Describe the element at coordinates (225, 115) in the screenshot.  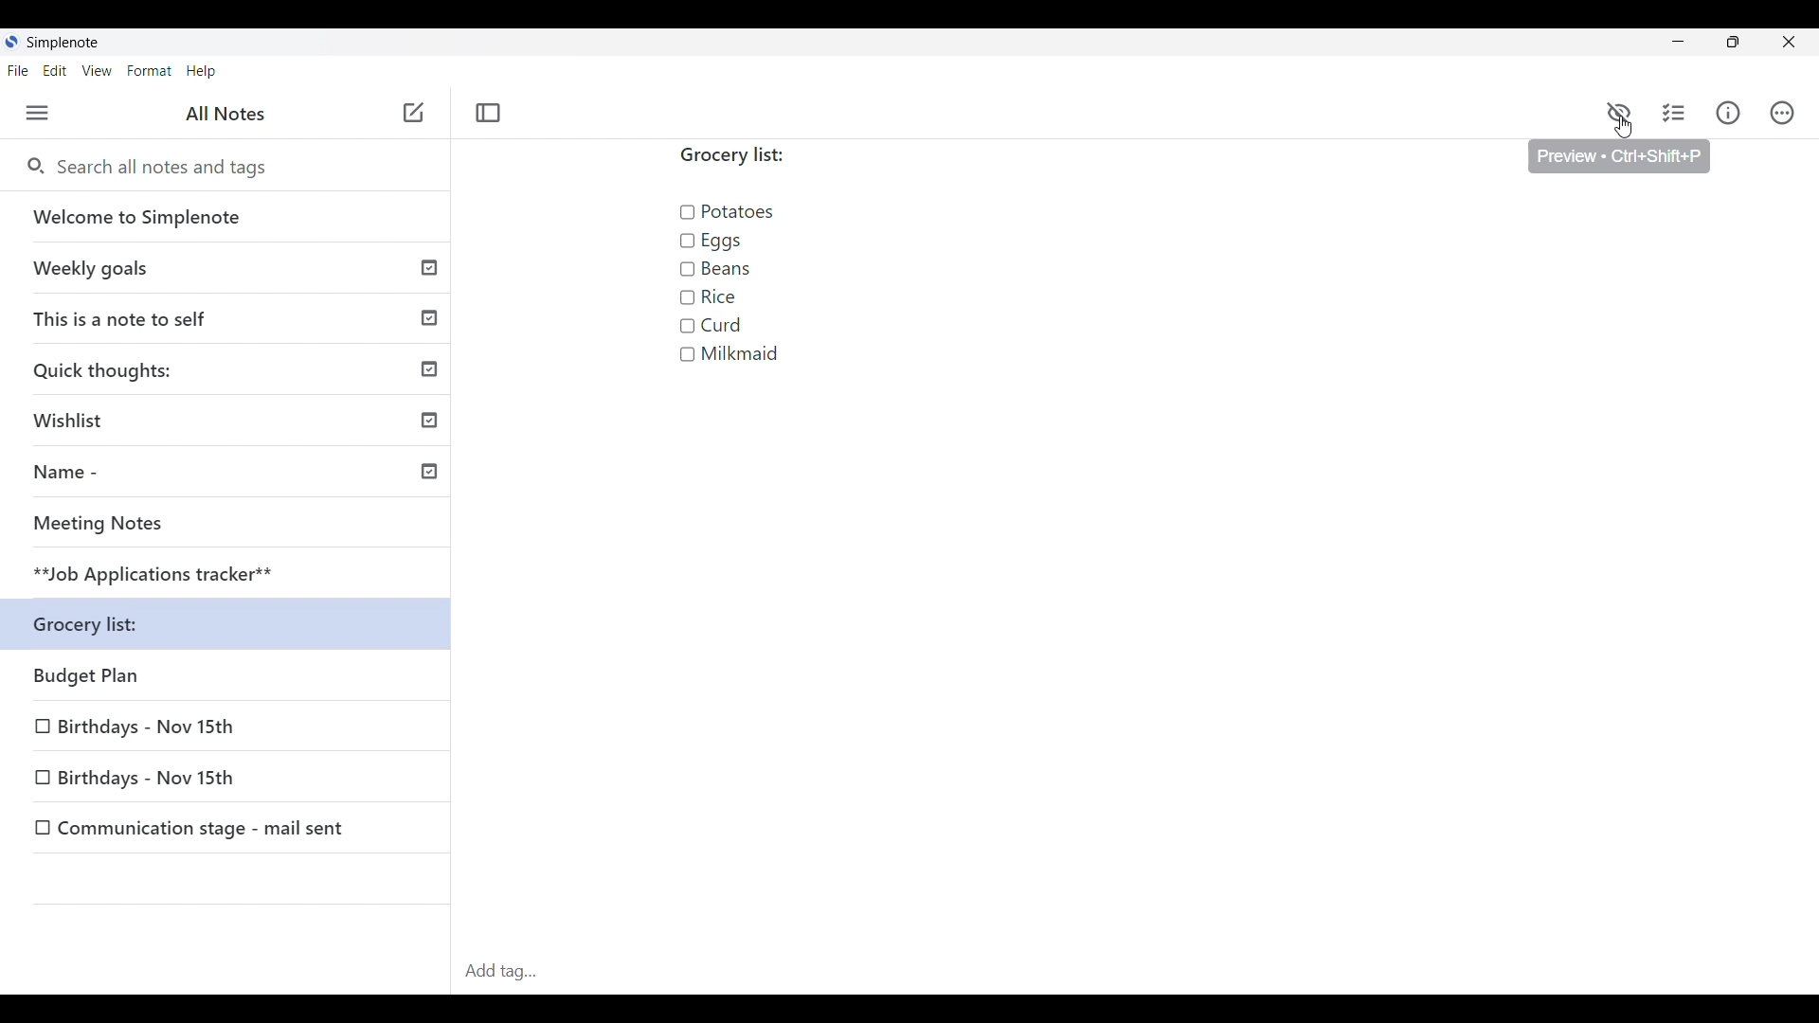
I see `All Notes` at that location.